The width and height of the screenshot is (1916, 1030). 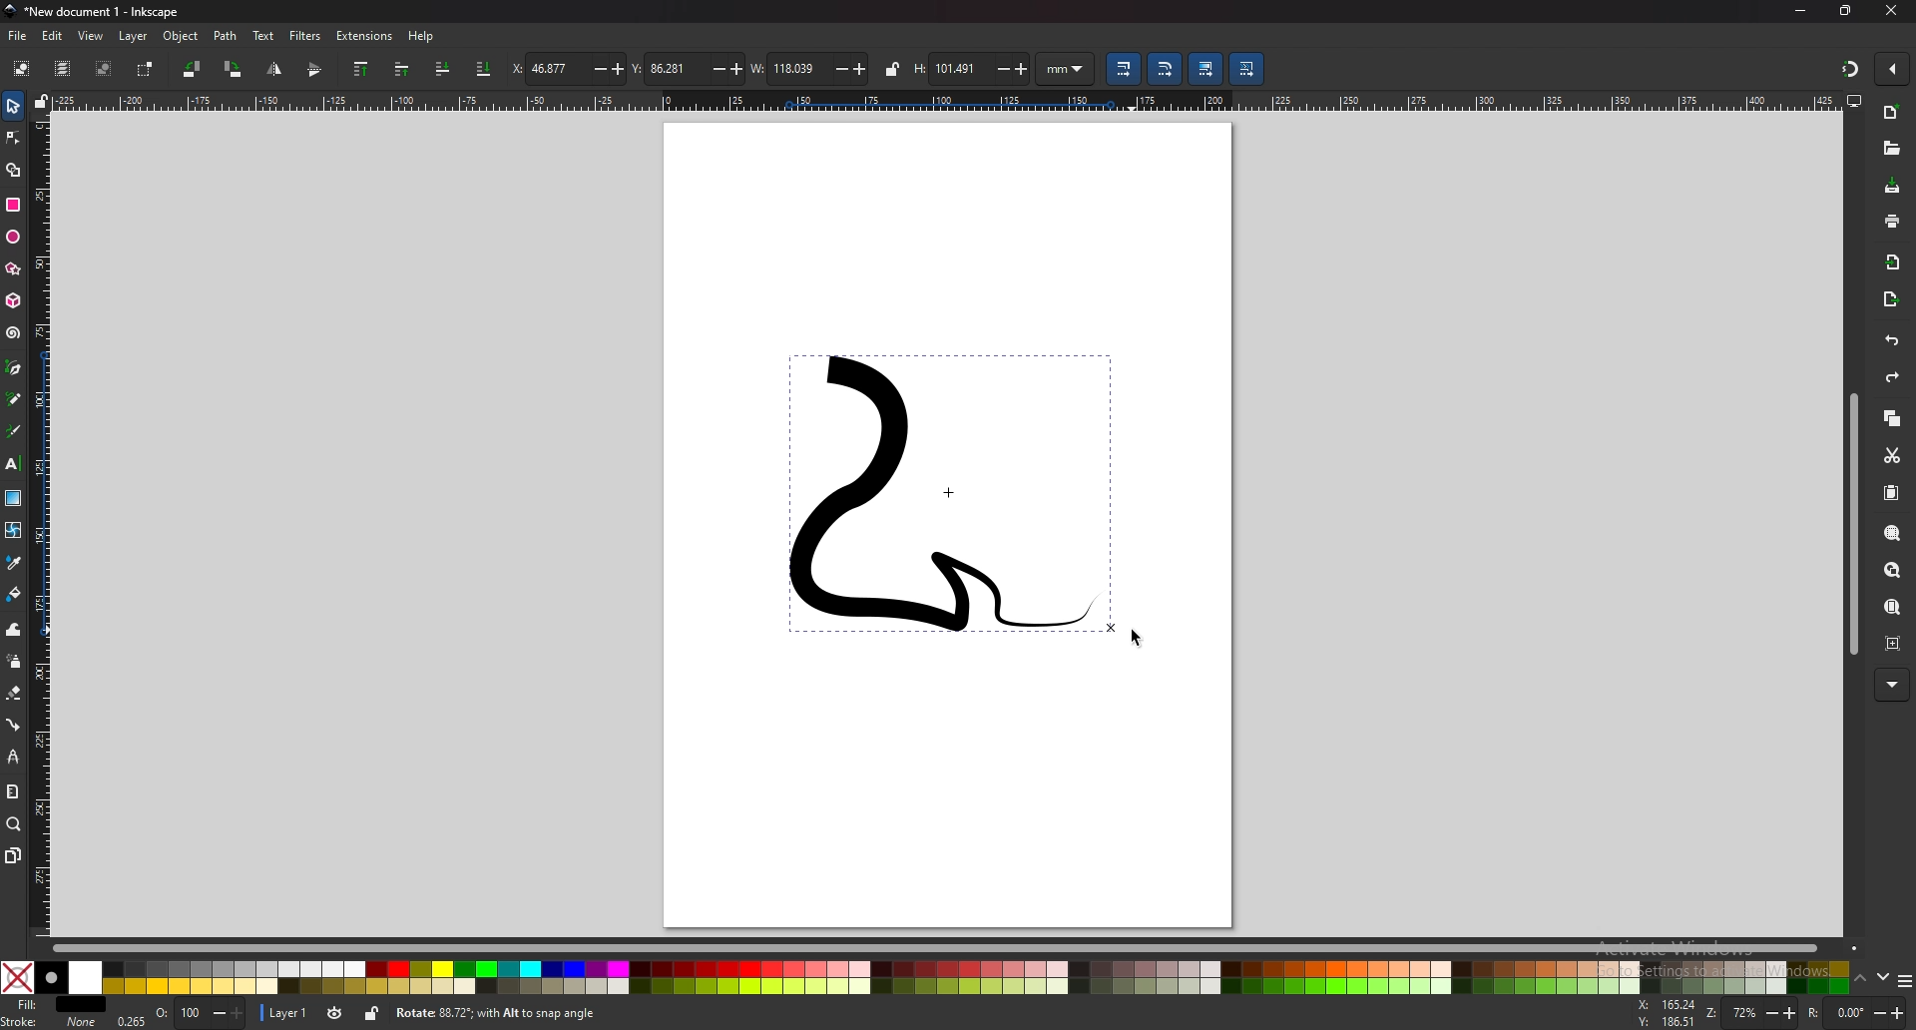 What do you see at coordinates (1123, 69) in the screenshot?
I see `scale stroke` at bounding box center [1123, 69].